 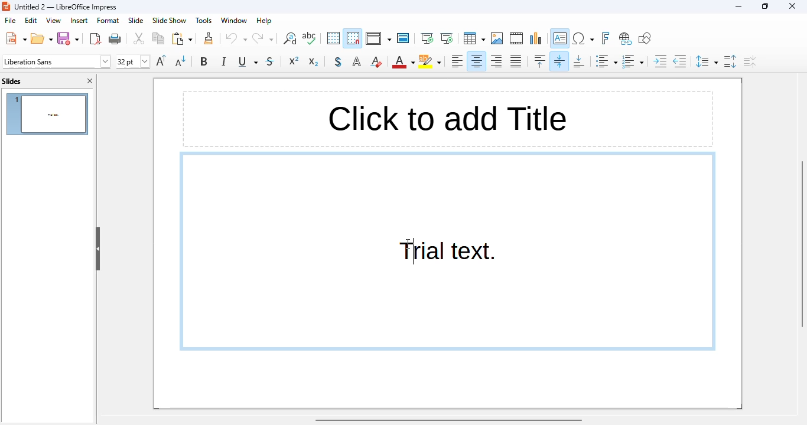 What do you see at coordinates (476, 61) in the screenshot?
I see `align center` at bounding box center [476, 61].